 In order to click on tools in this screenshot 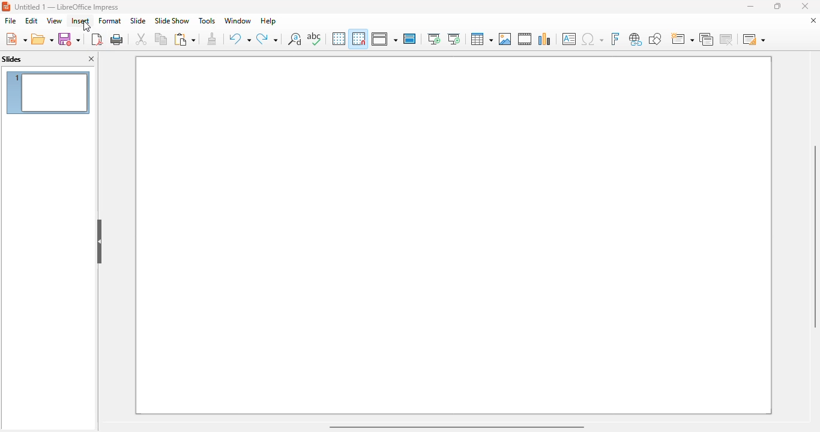, I will do `click(207, 20)`.